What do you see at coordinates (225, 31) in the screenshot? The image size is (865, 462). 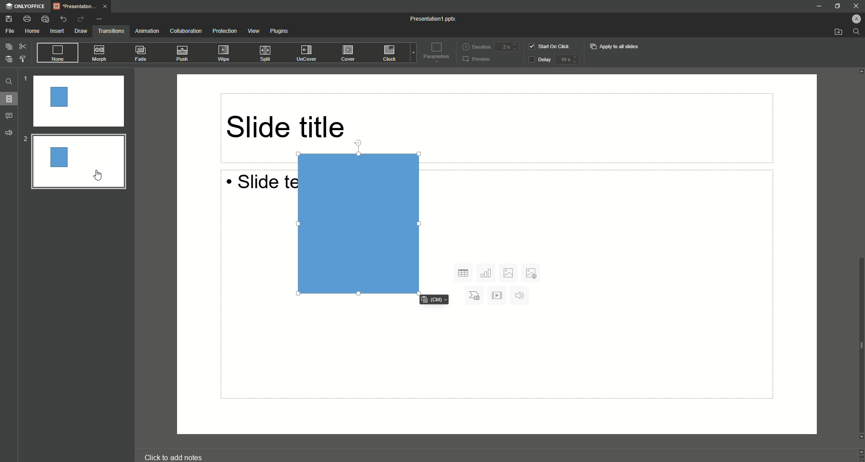 I see `Protection` at bounding box center [225, 31].